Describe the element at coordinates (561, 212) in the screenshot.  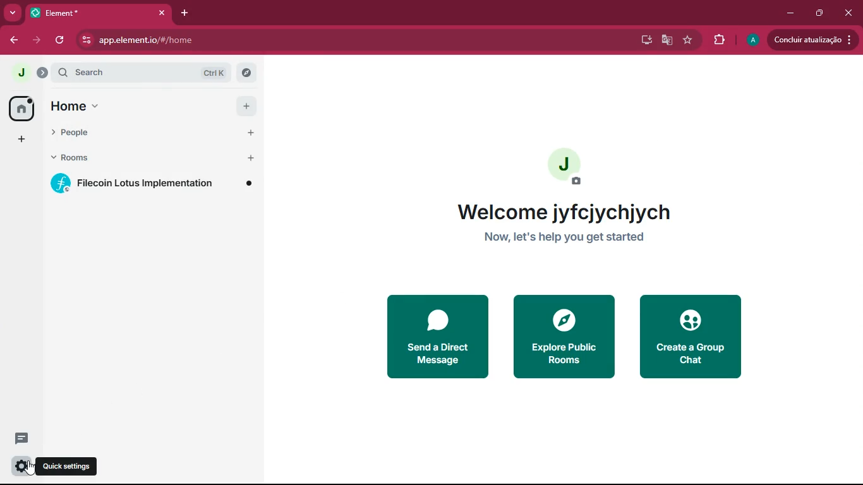
I see `welcome jyfcjychjych` at that location.